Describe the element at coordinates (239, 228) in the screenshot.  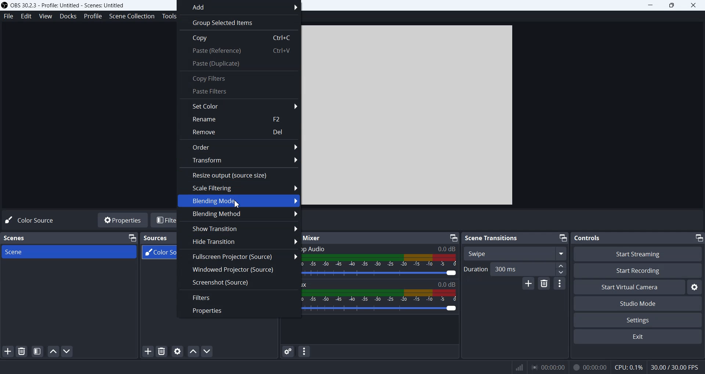
I see `Show Transition` at that location.